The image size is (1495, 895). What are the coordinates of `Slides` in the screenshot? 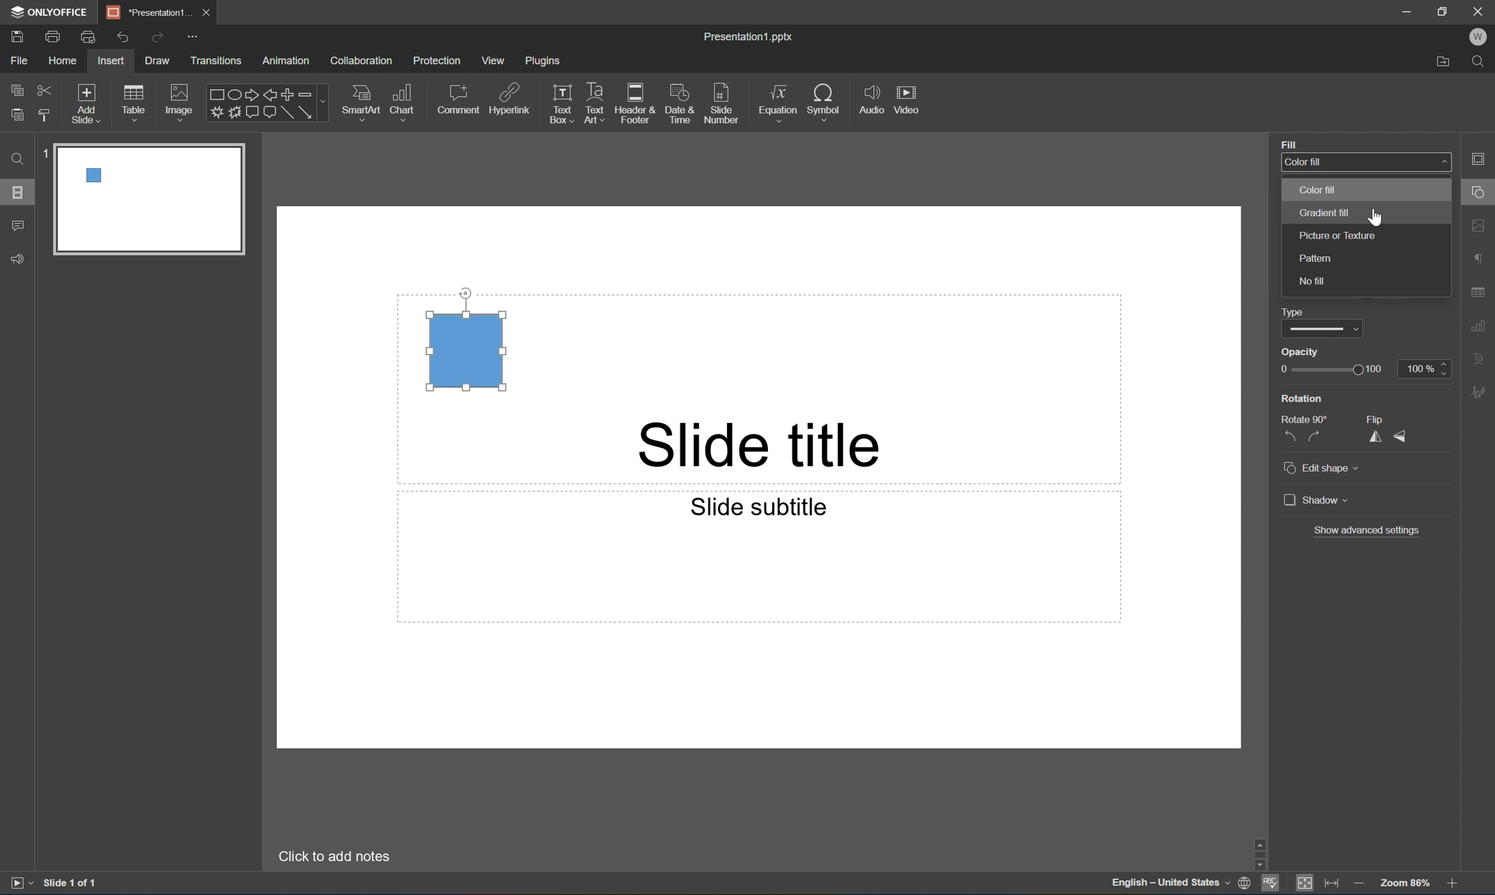 It's located at (17, 191).